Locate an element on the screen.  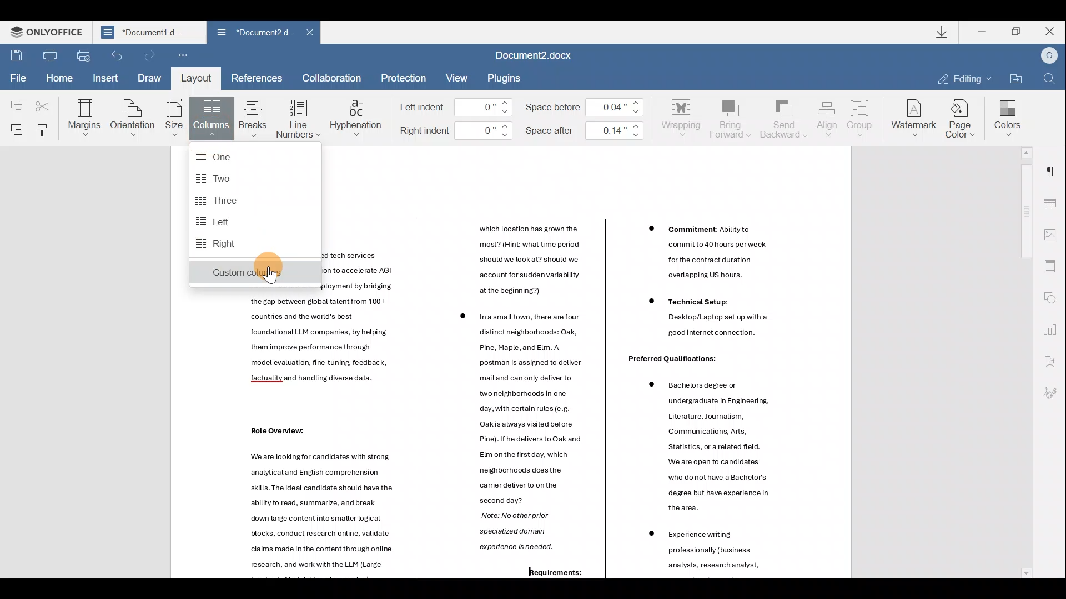
Close is located at coordinates (1050, 31).